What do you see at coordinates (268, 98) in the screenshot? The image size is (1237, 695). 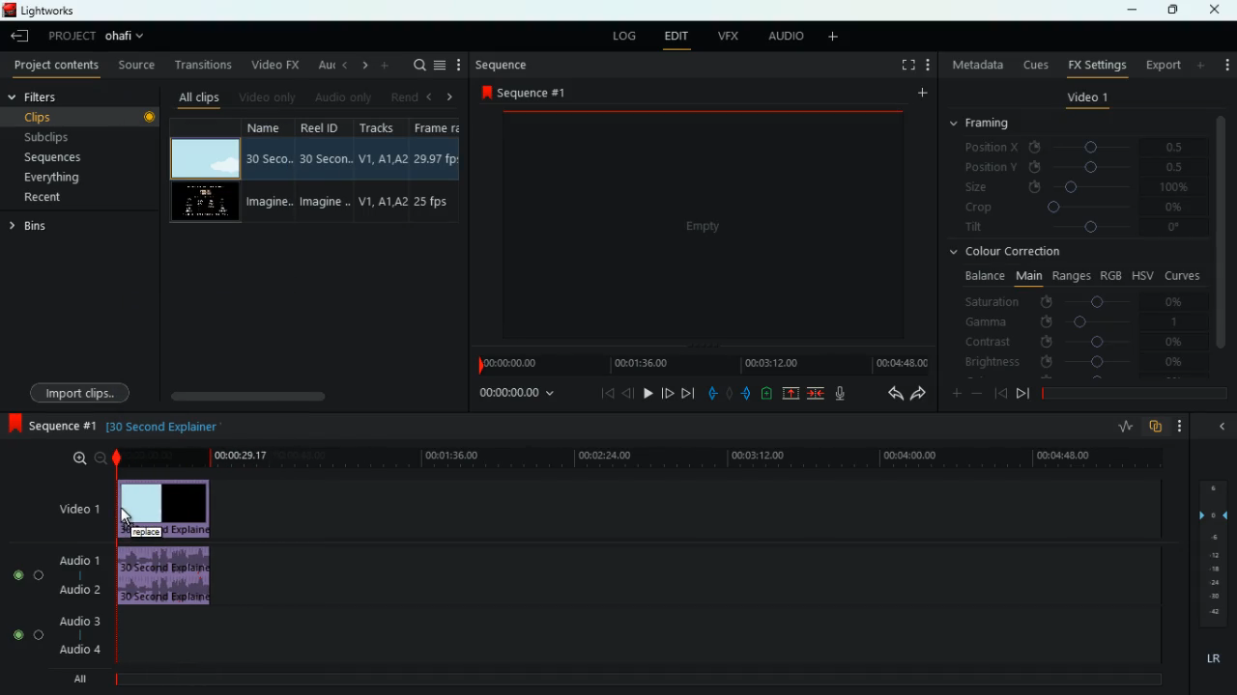 I see `video only` at bounding box center [268, 98].